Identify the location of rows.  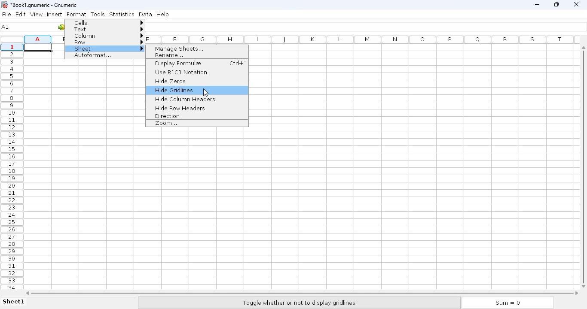
(12, 166).